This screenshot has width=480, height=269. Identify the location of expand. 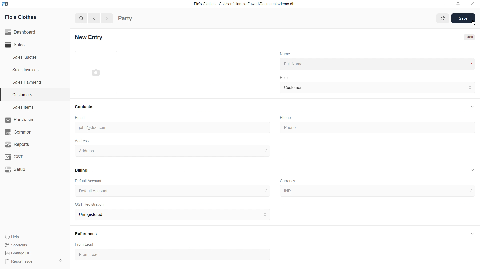
(471, 107).